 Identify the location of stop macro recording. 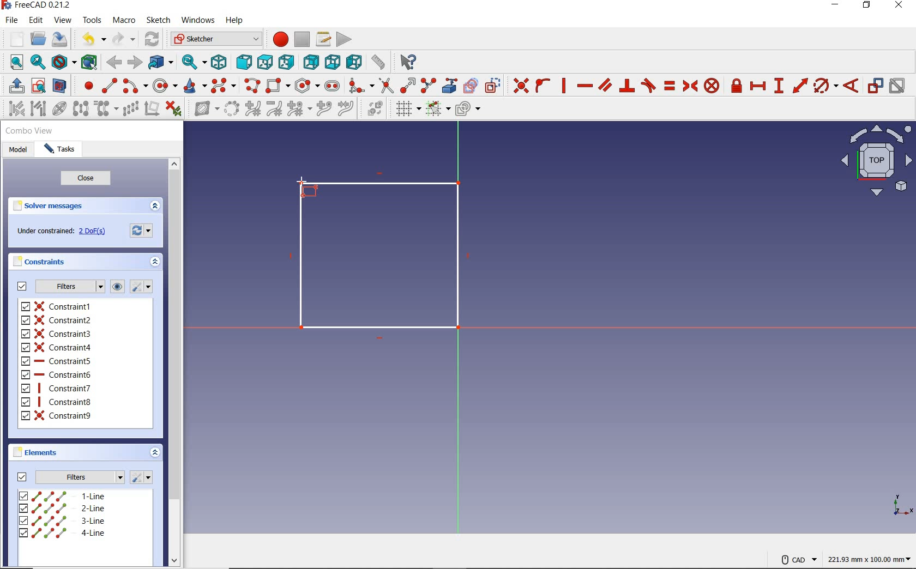
(302, 39).